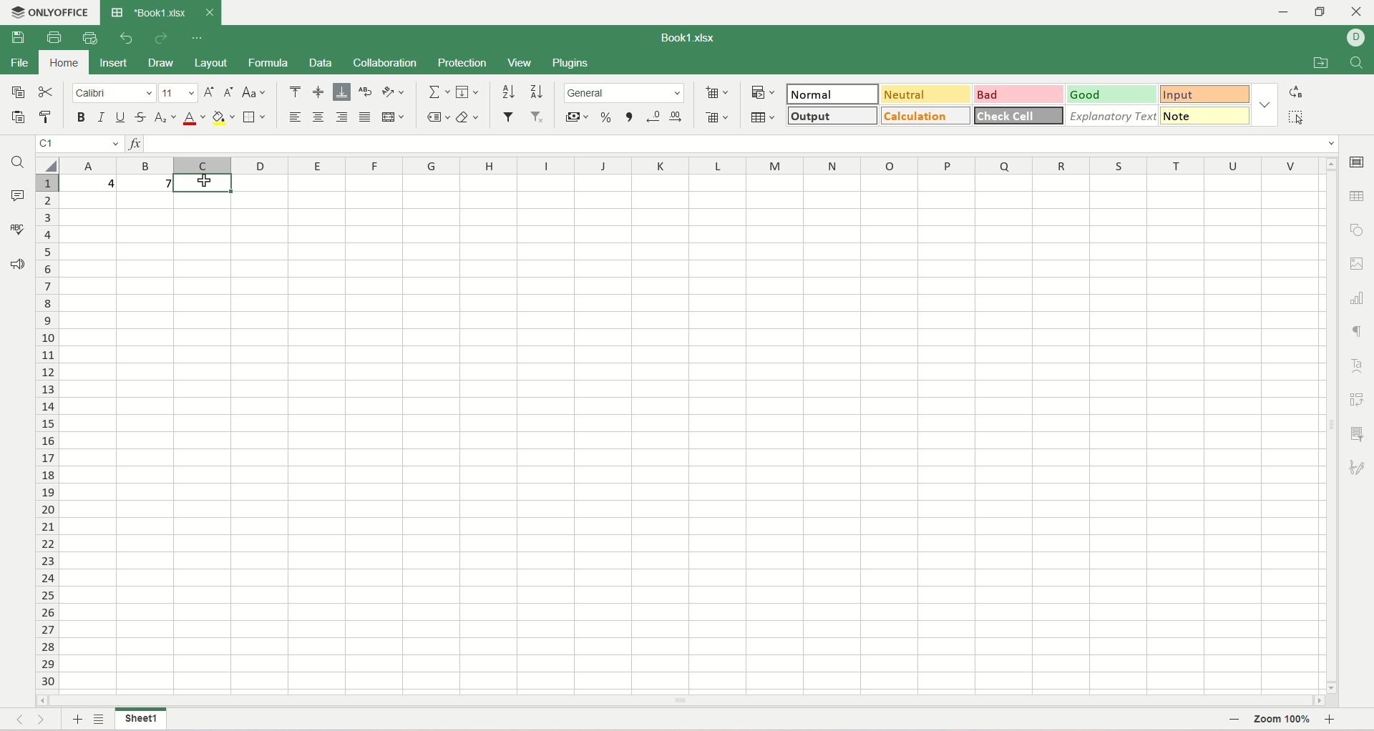 The image size is (1374, 731). I want to click on text art settings, so click(1356, 366).